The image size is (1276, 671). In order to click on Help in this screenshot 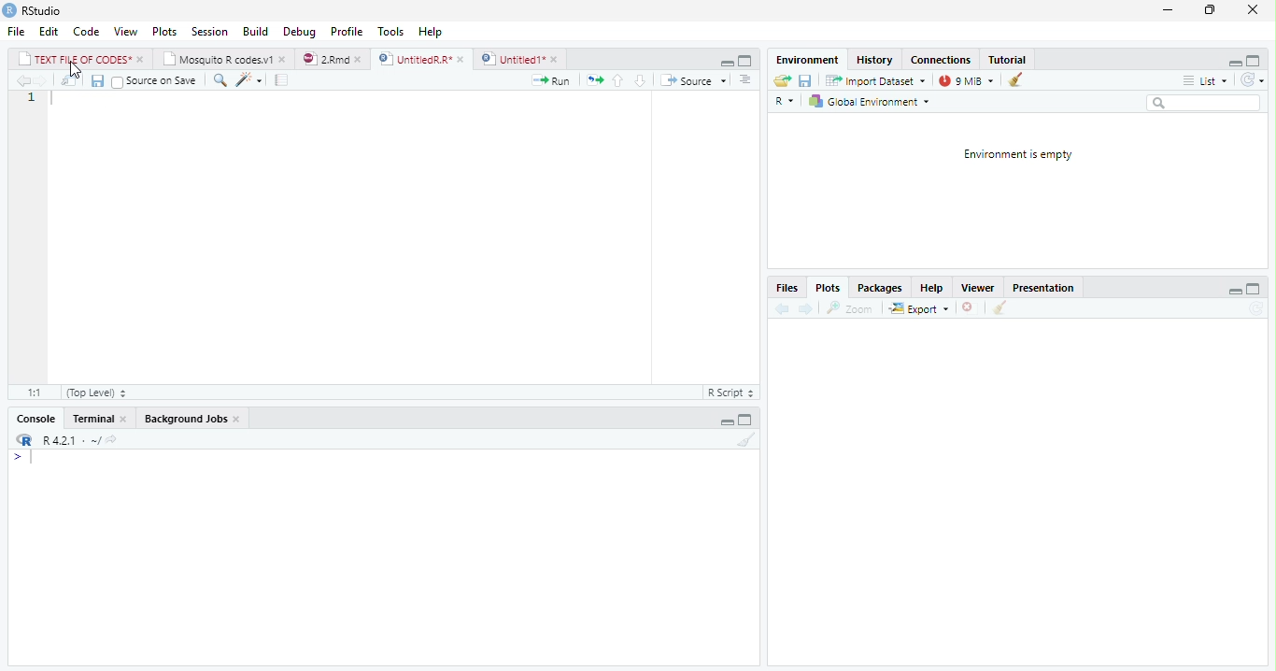, I will do `click(431, 30)`.